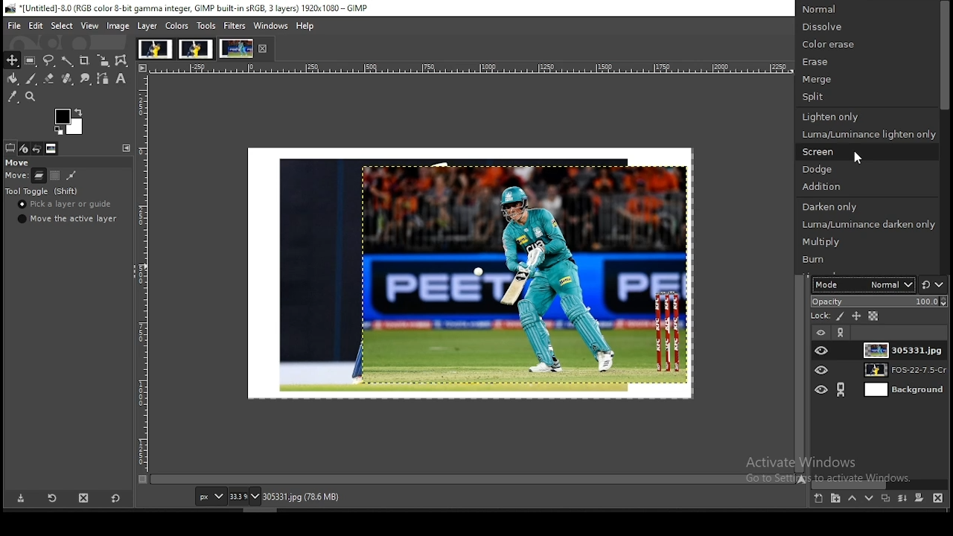 The height and width of the screenshot is (536, 953). Describe the element at coordinates (272, 26) in the screenshot. I see `windows` at that location.